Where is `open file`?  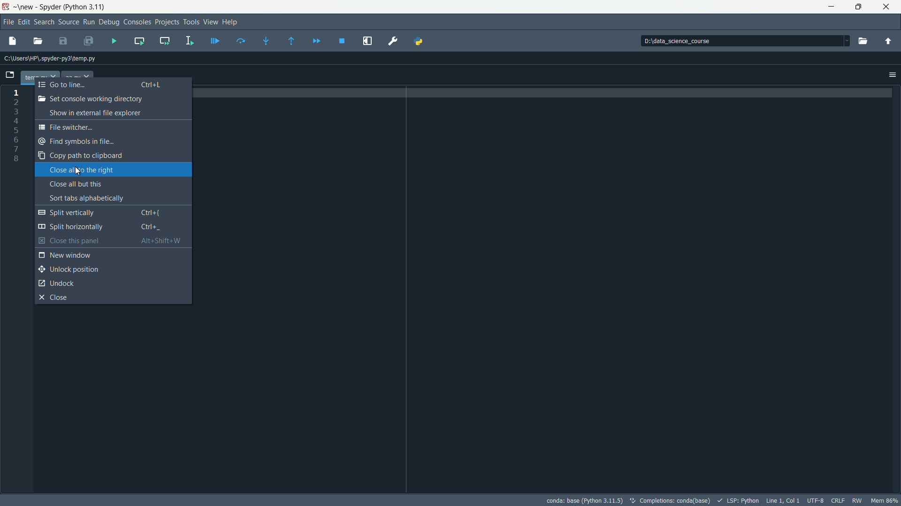 open file is located at coordinates (38, 40).